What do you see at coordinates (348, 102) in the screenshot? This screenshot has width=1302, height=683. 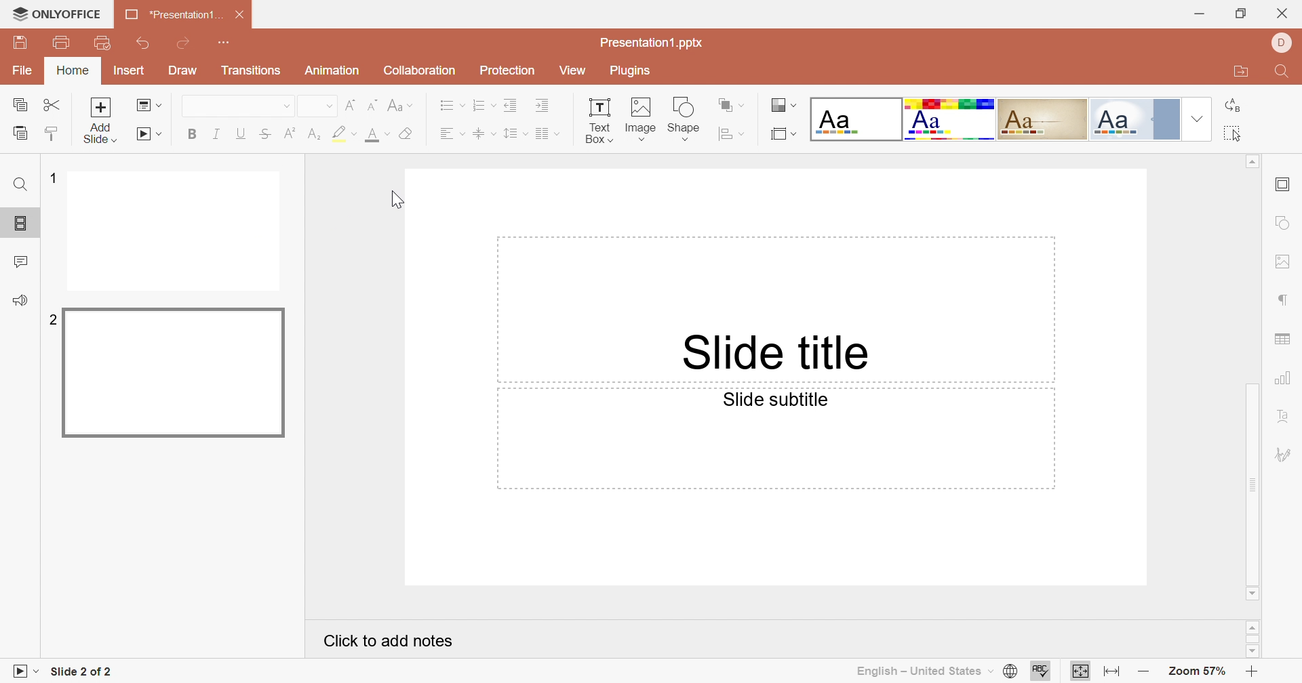 I see `Increment font size` at bounding box center [348, 102].